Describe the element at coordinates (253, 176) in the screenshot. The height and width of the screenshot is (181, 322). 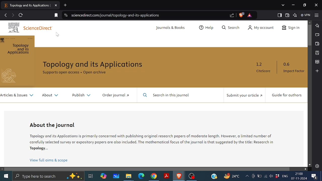
I see `` at that location.